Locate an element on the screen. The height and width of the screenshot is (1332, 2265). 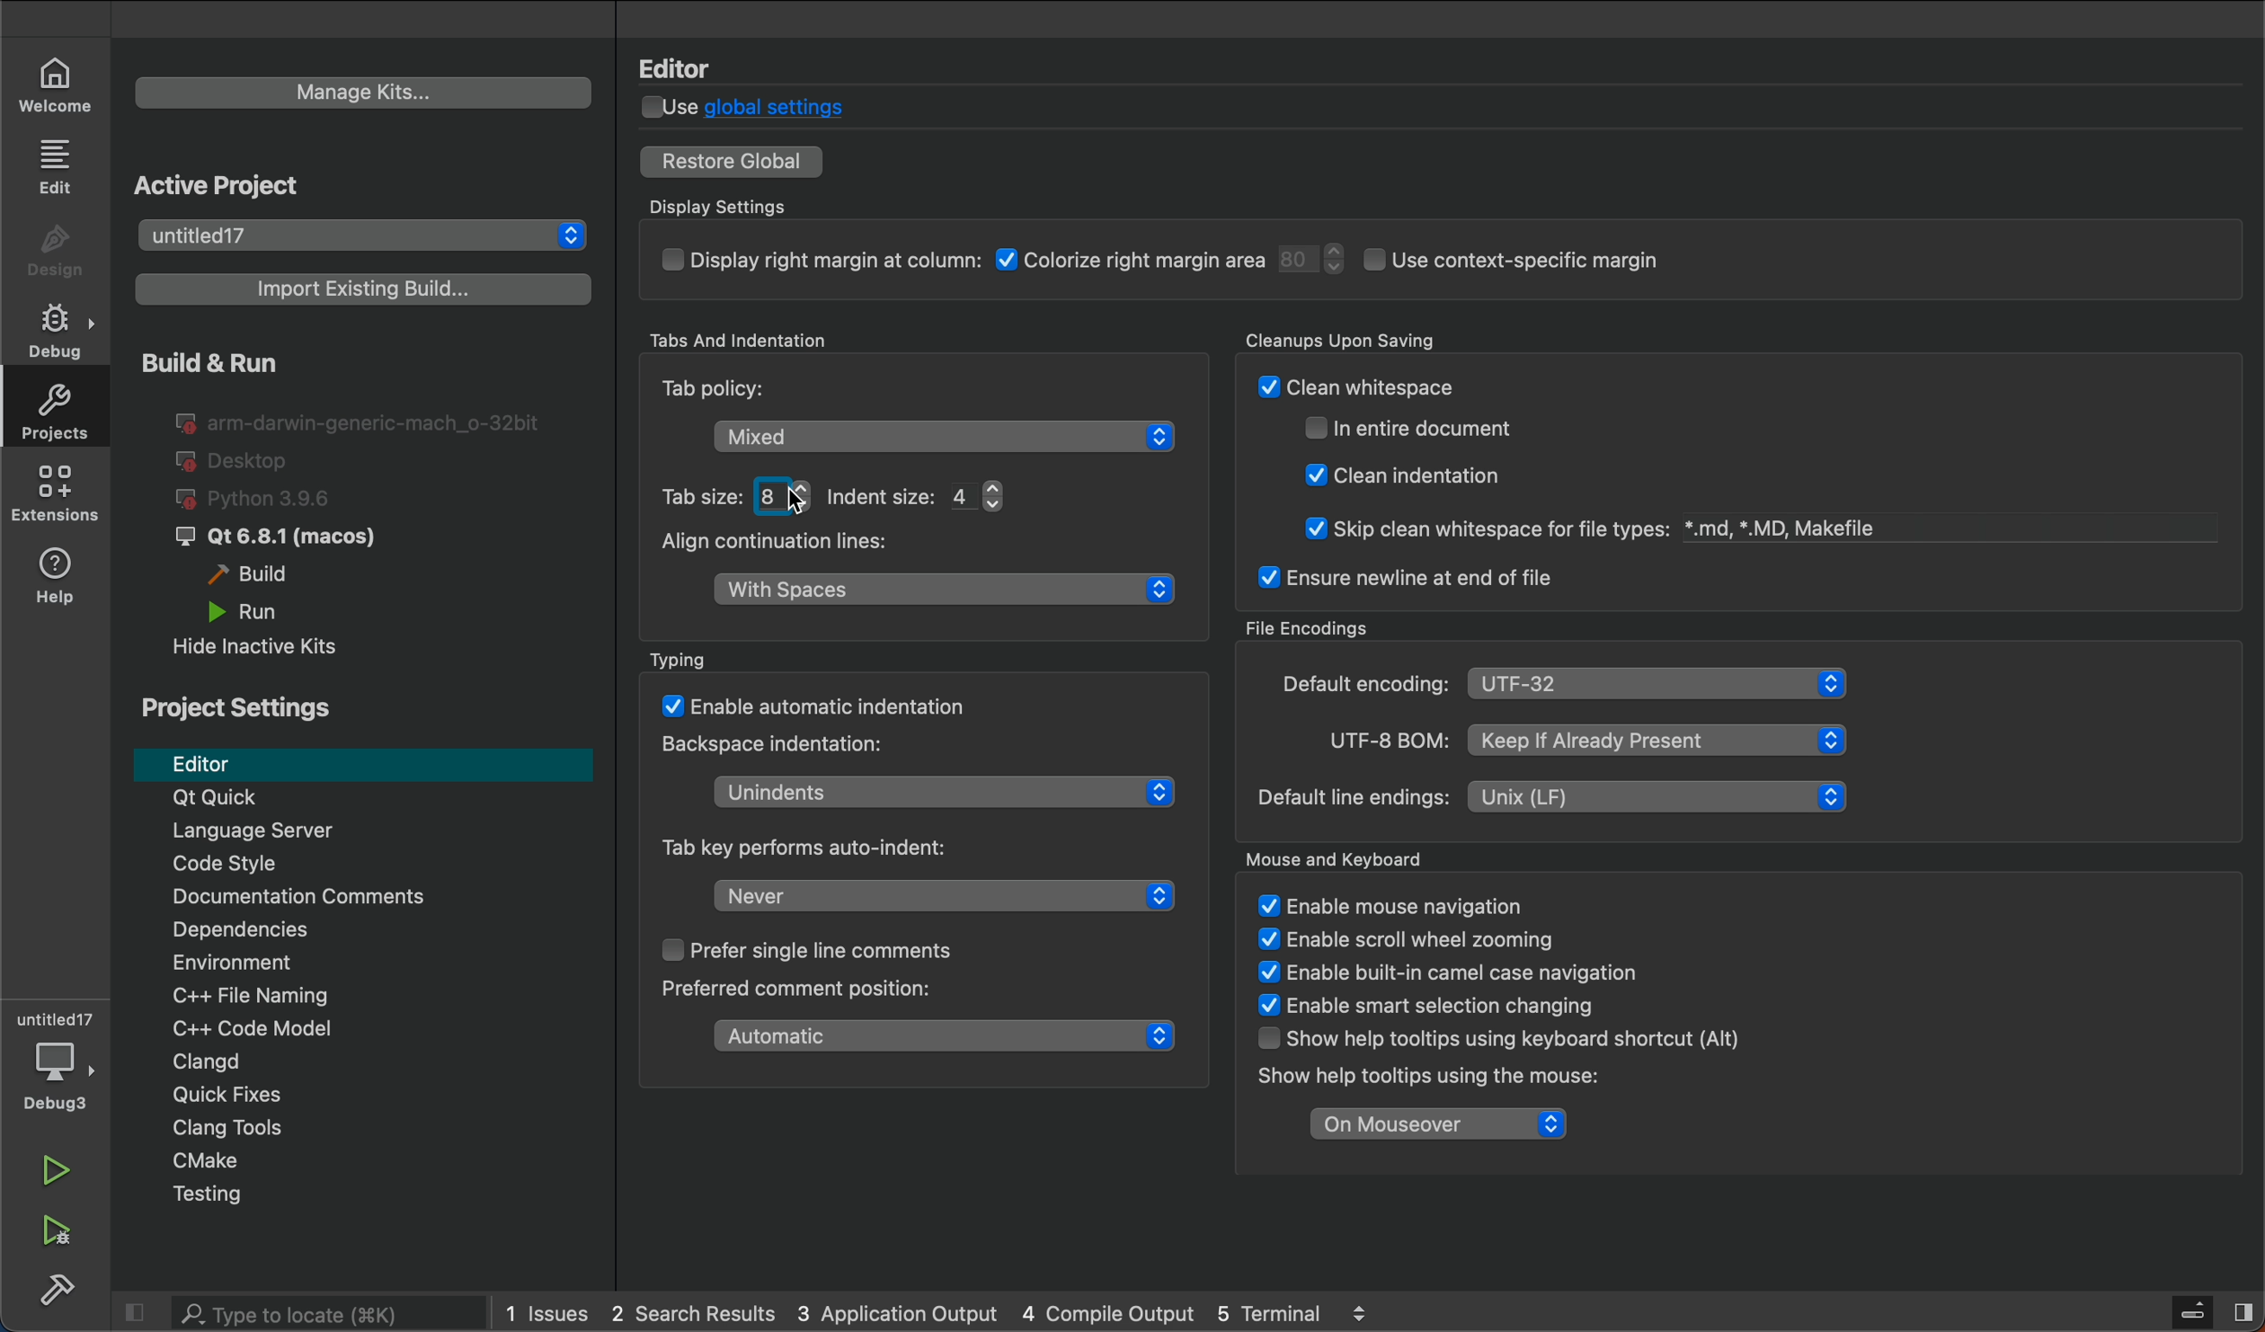
File Encodings is located at coordinates (1310, 624).